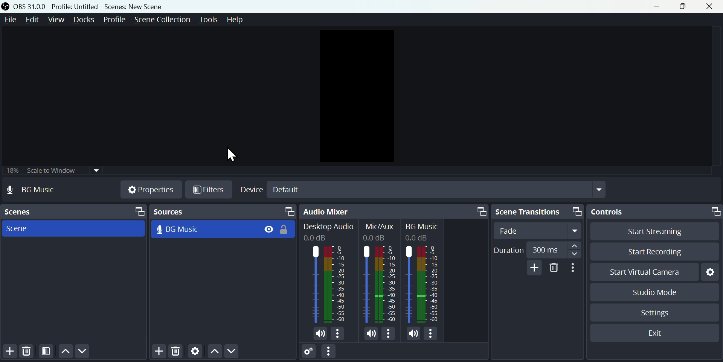 The width and height of the screenshot is (723, 362). What do you see at coordinates (73, 210) in the screenshot?
I see `Scenes` at bounding box center [73, 210].